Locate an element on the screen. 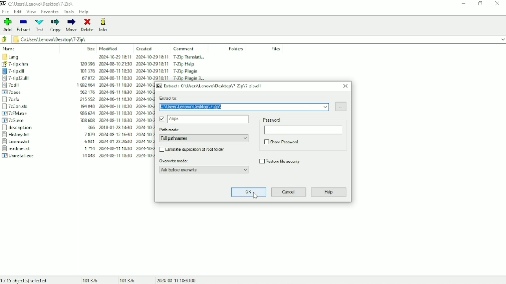 Image resolution: width=506 pixels, height=284 pixels. 7zFM.exe is located at coordinates (31, 114).